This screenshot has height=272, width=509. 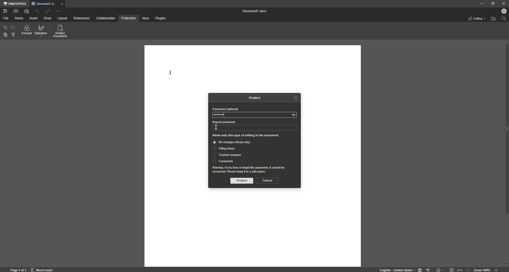 What do you see at coordinates (481, 4) in the screenshot?
I see `Minimize` at bounding box center [481, 4].